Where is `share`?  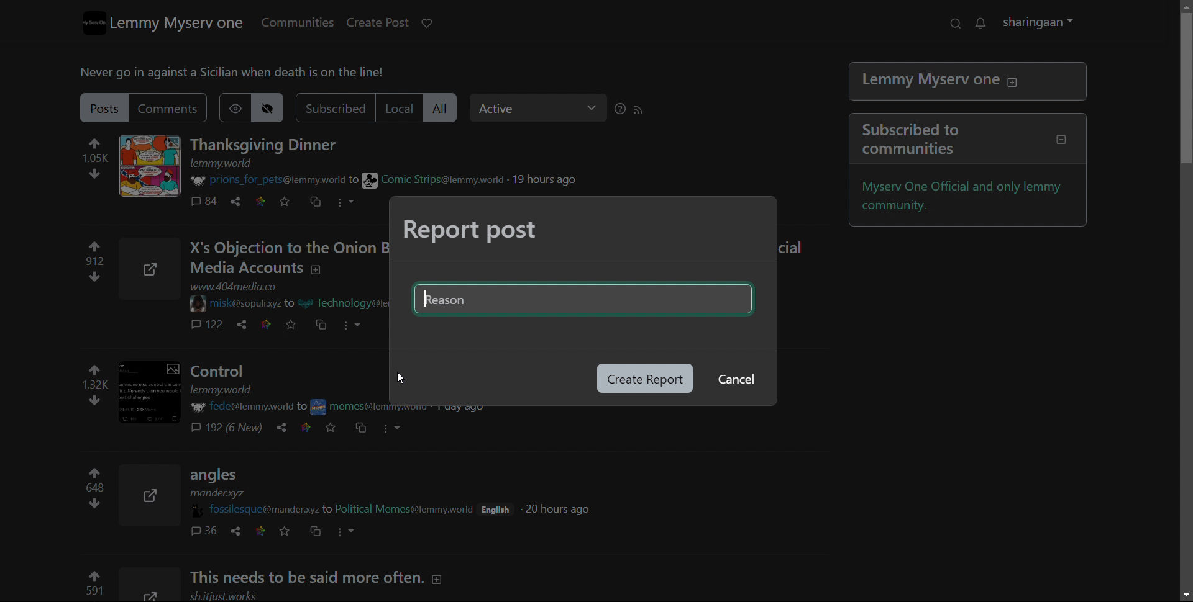
share is located at coordinates (244, 325).